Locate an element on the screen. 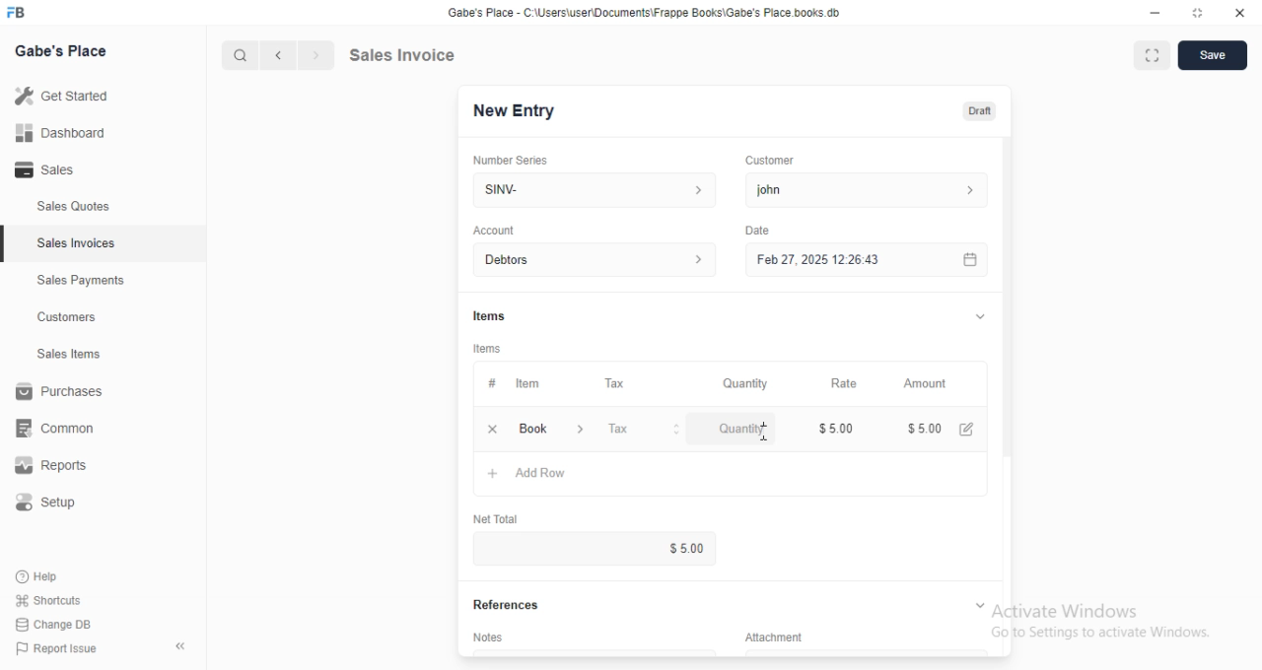  Change DB is located at coordinates (56, 625).